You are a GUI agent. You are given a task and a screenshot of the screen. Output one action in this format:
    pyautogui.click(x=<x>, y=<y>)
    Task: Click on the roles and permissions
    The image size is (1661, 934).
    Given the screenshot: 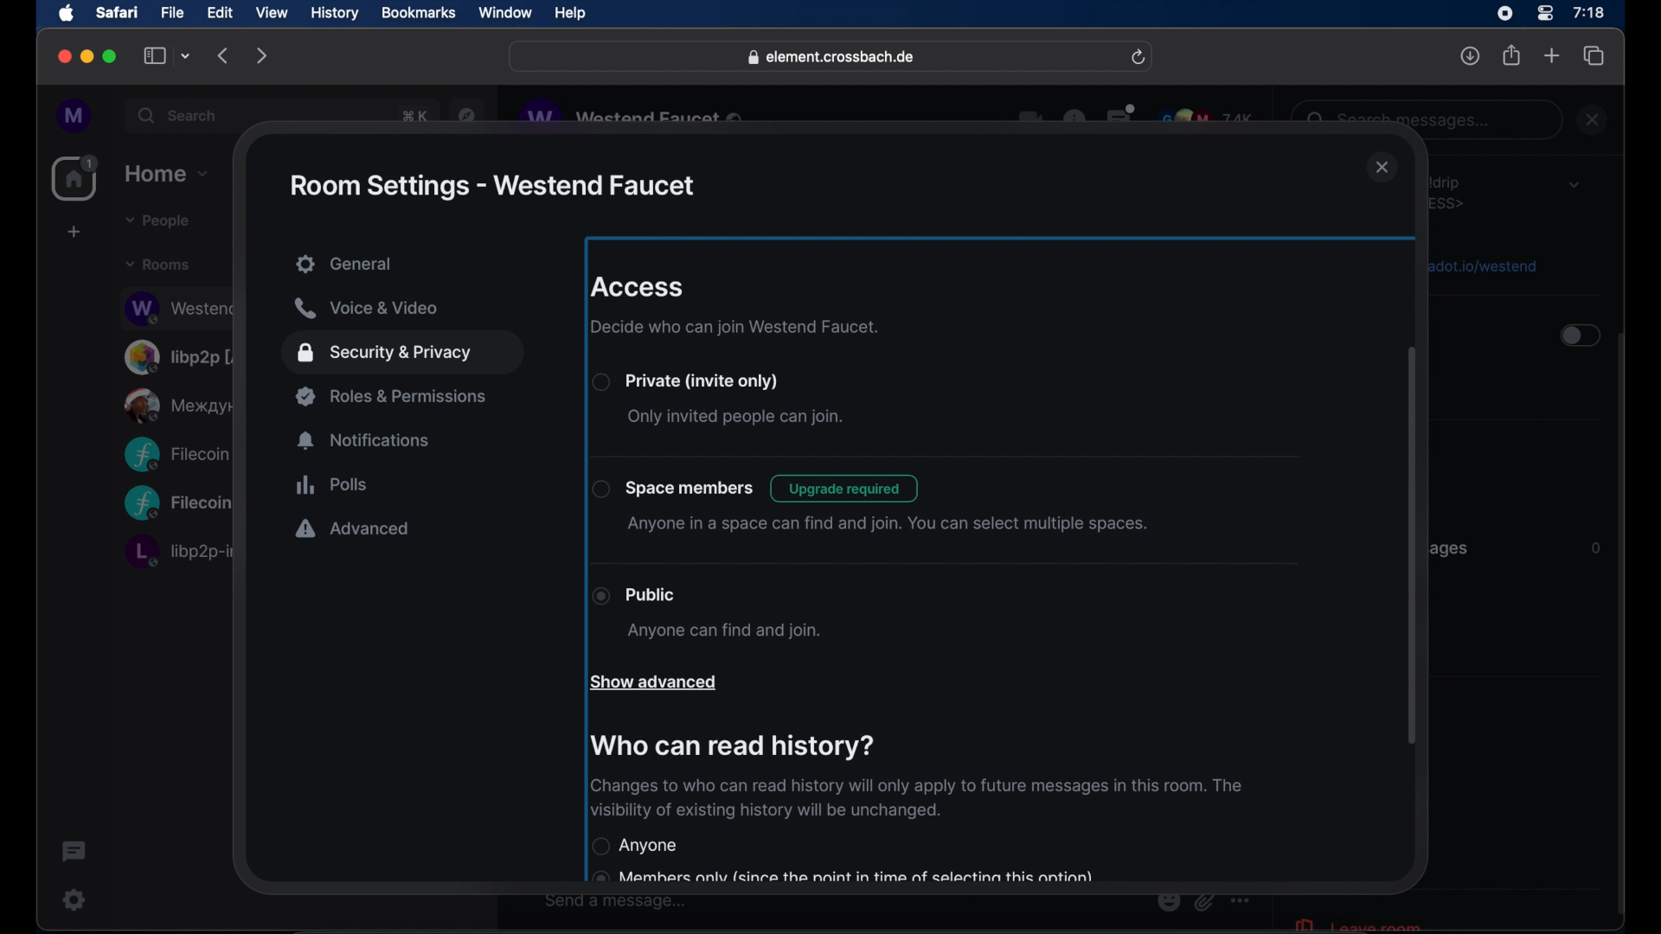 What is the action you would take?
    pyautogui.click(x=394, y=396)
    